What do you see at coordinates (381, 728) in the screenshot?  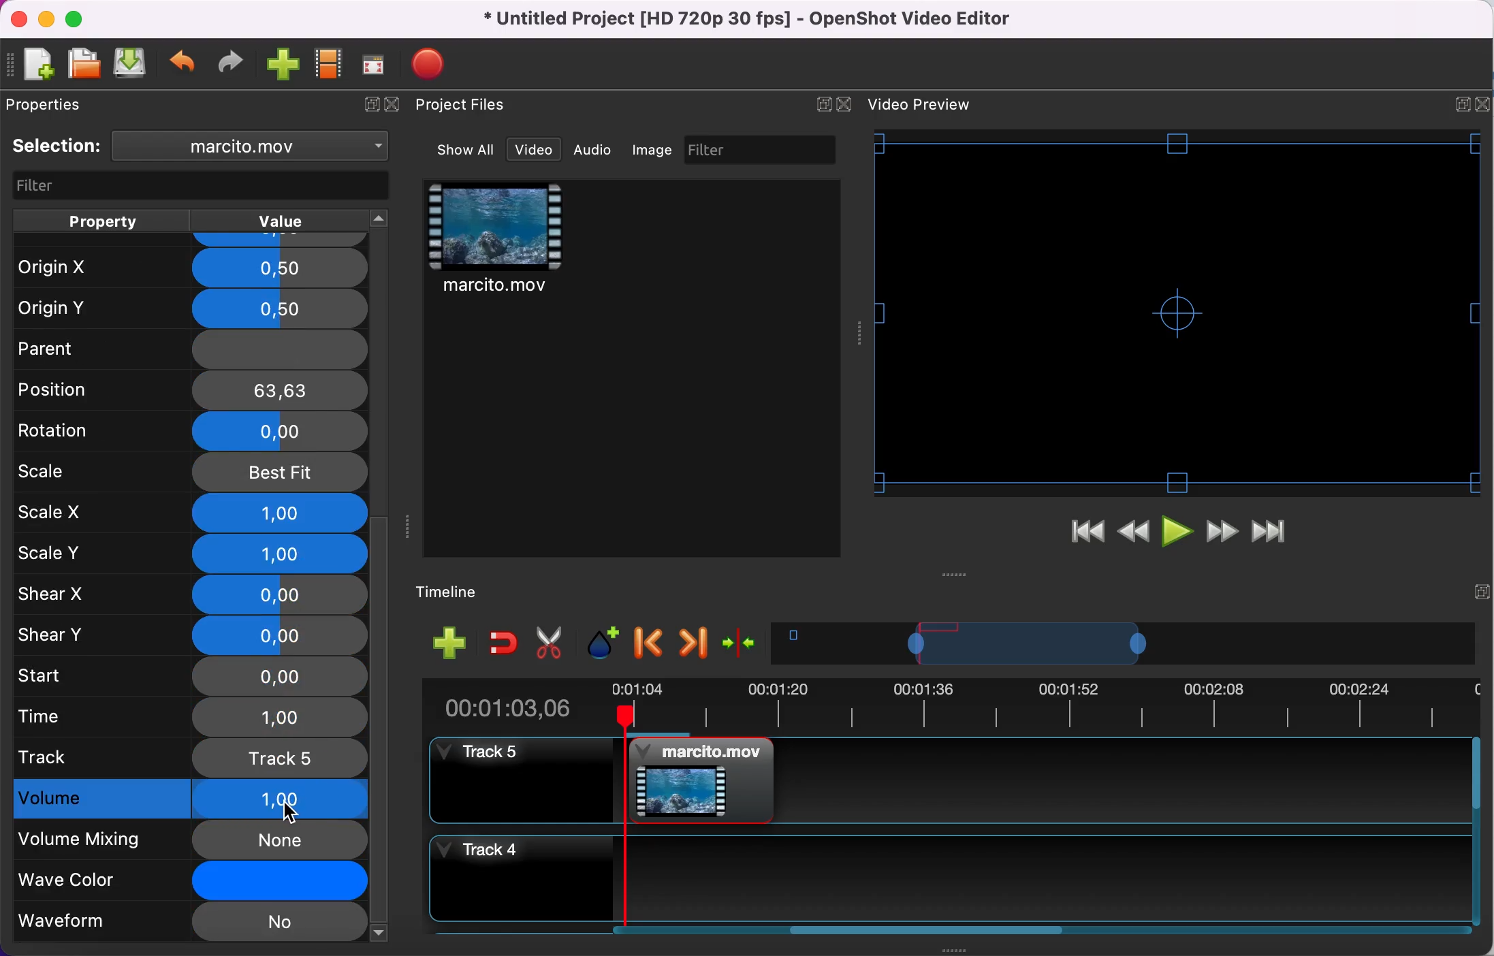 I see `vertical scroll bar` at bounding box center [381, 728].